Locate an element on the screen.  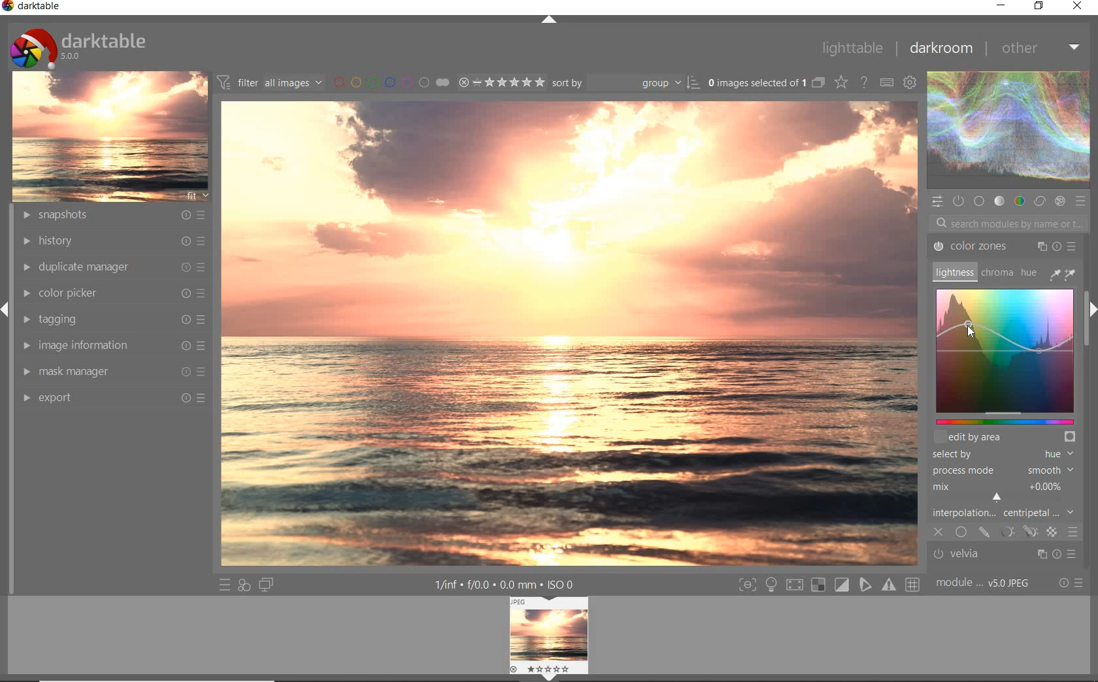
FITER BY COLOR LABEL is located at coordinates (390, 82).